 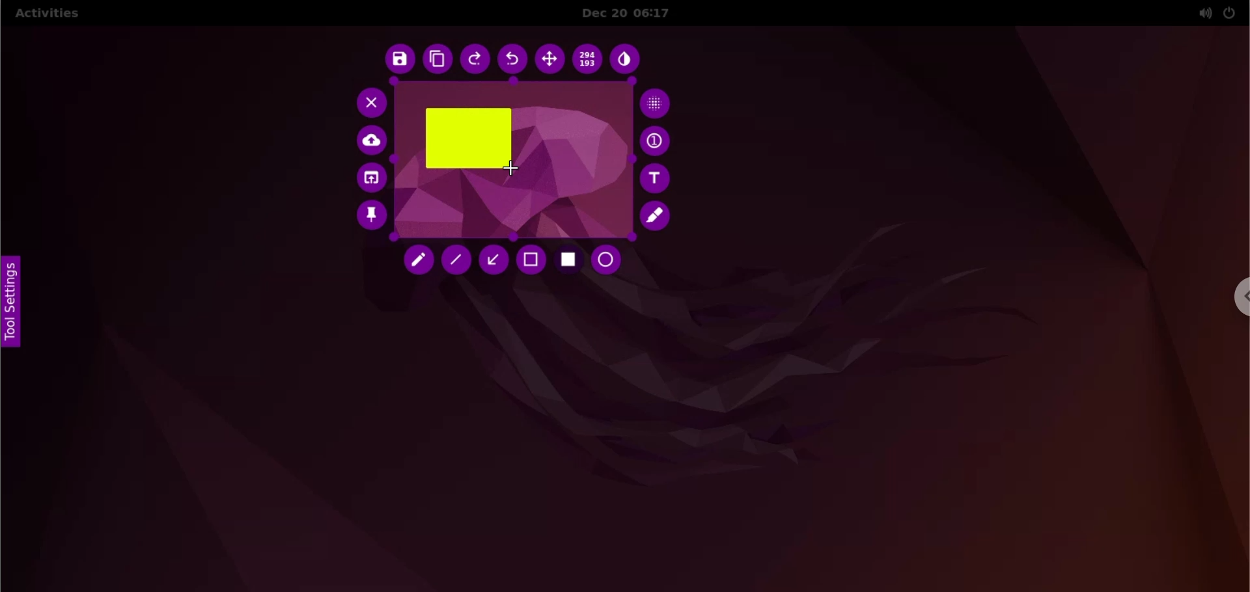 I want to click on cursor, so click(x=518, y=170).